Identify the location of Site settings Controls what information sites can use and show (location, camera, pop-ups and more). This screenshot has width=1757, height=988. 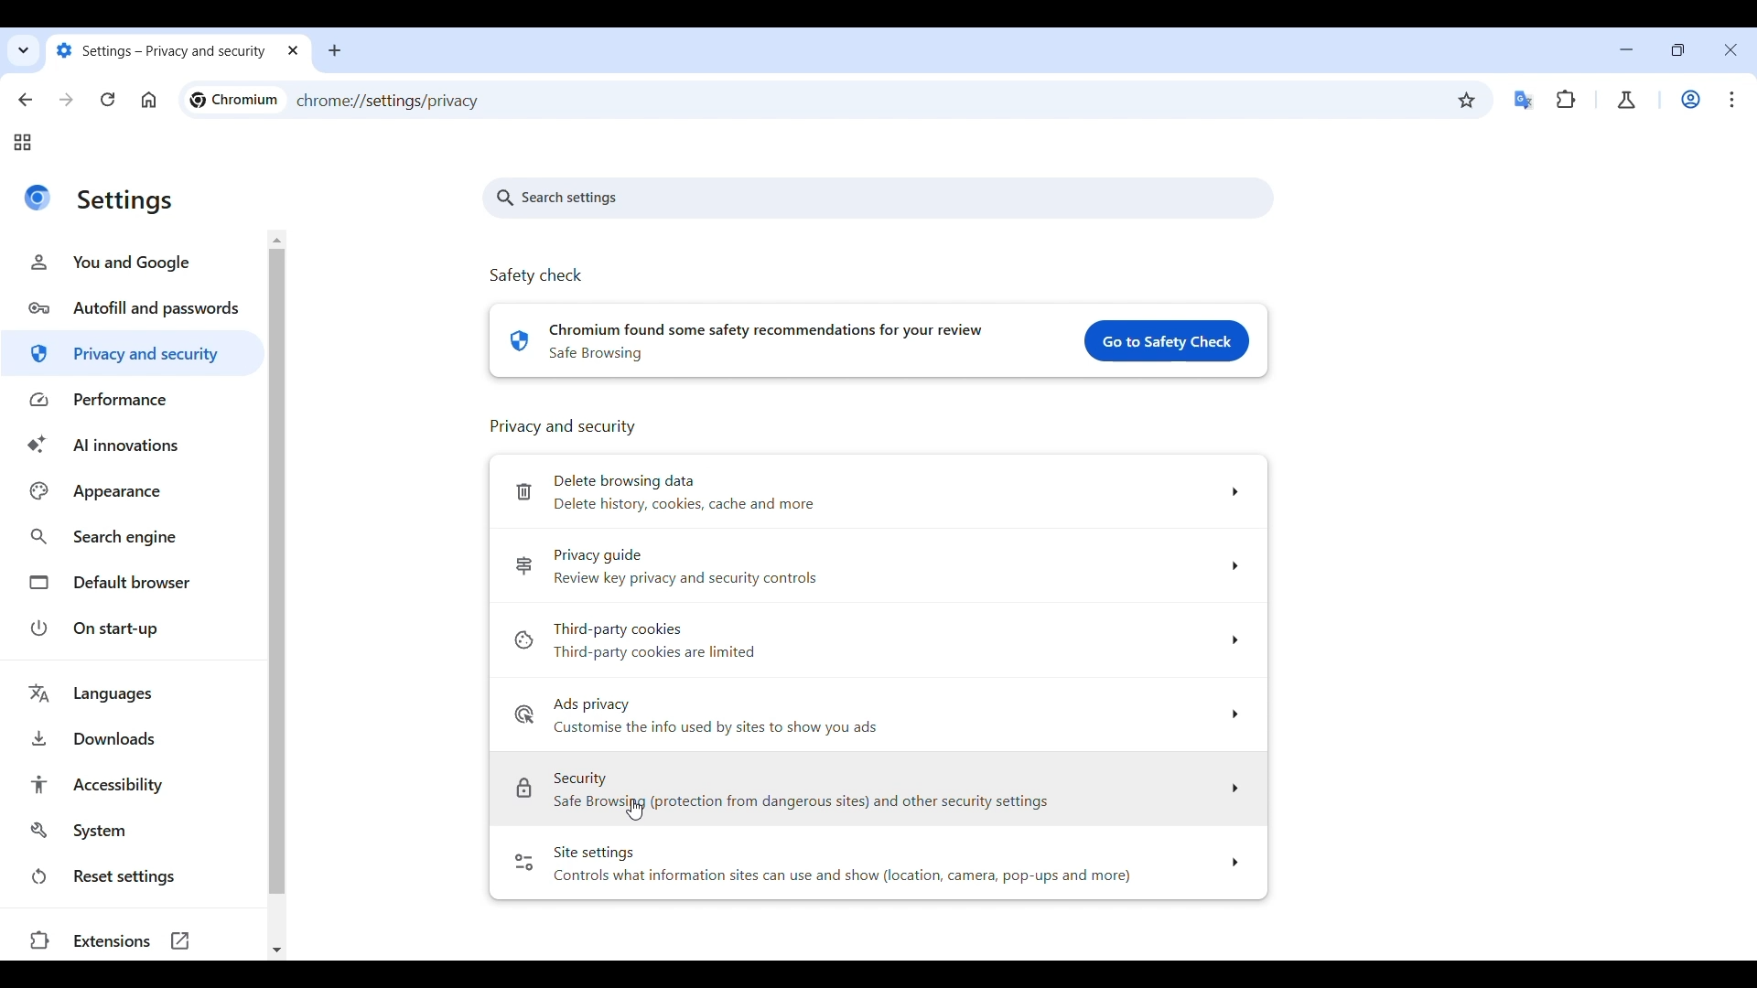
(878, 866).